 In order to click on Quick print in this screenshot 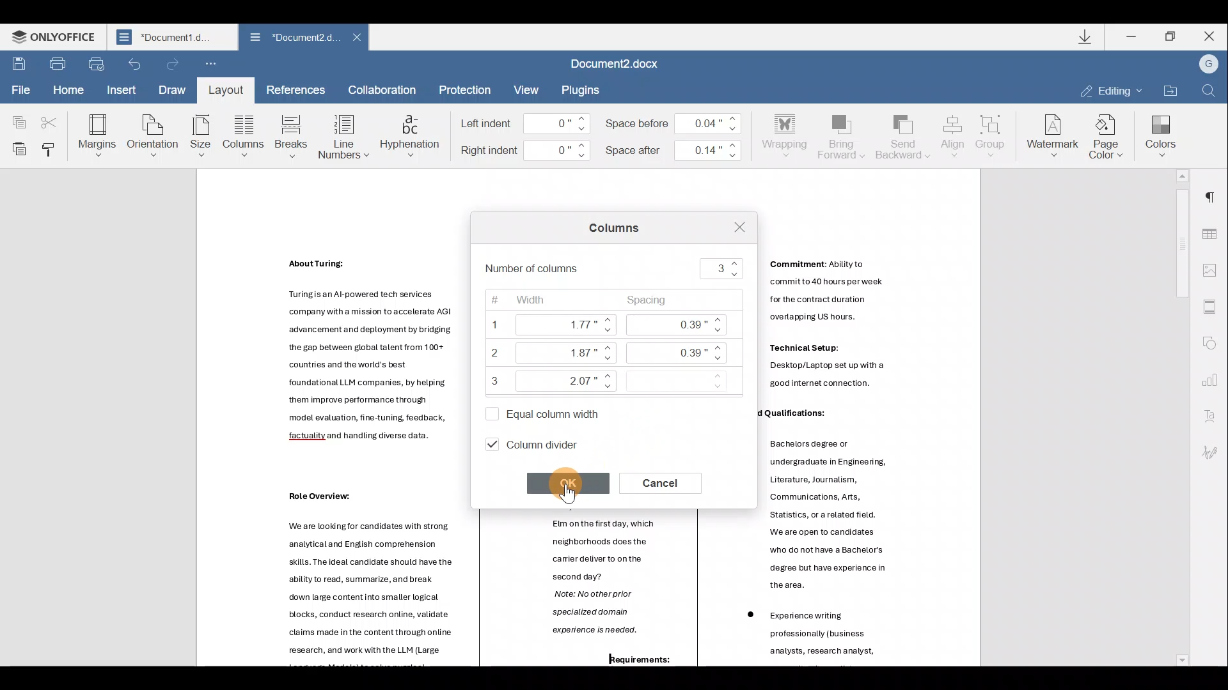, I will do `click(97, 63)`.